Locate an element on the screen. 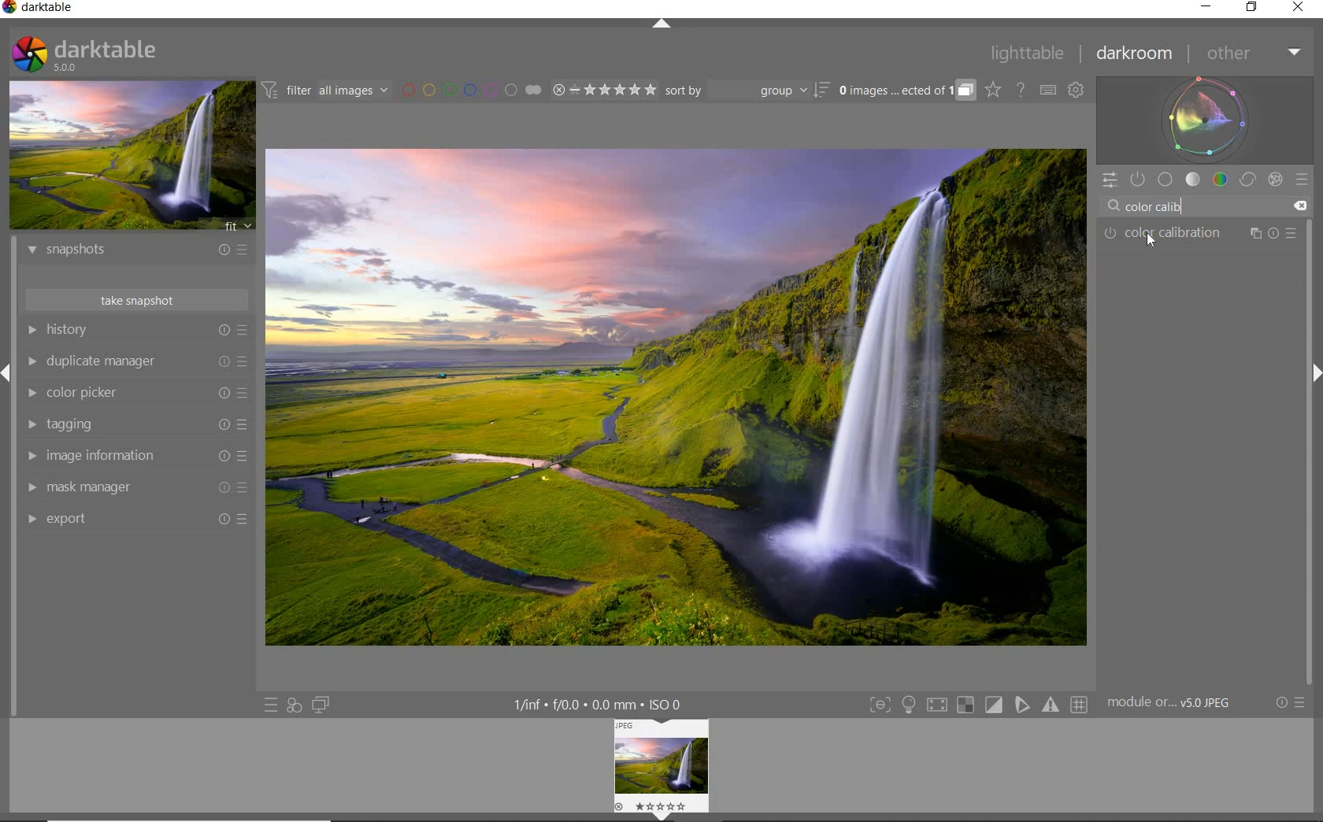 The image size is (1323, 822). image preview is located at coordinates (661, 764).